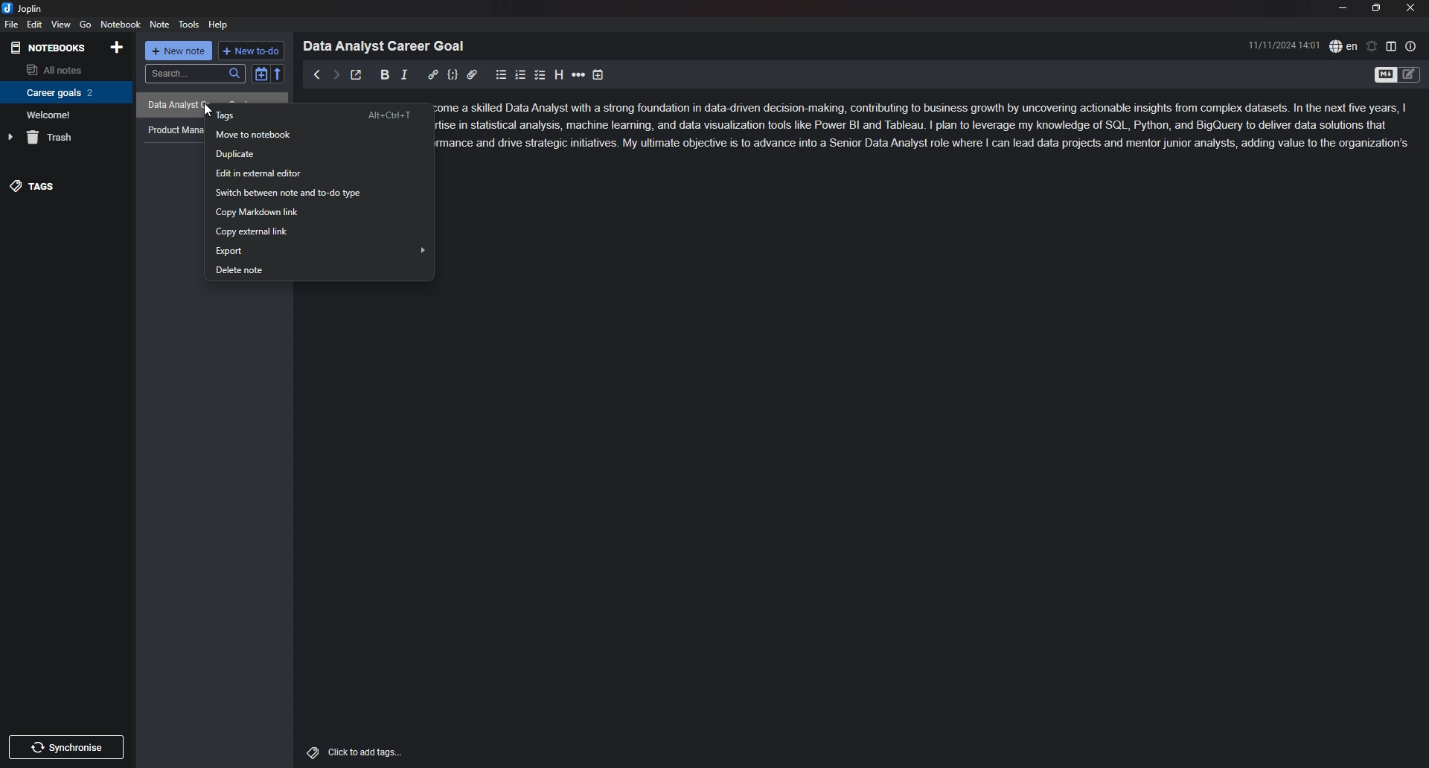 This screenshot has width=1429, height=768. What do you see at coordinates (64, 137) in the screenshot?
I see `trash` at bounding box center [64, 137].